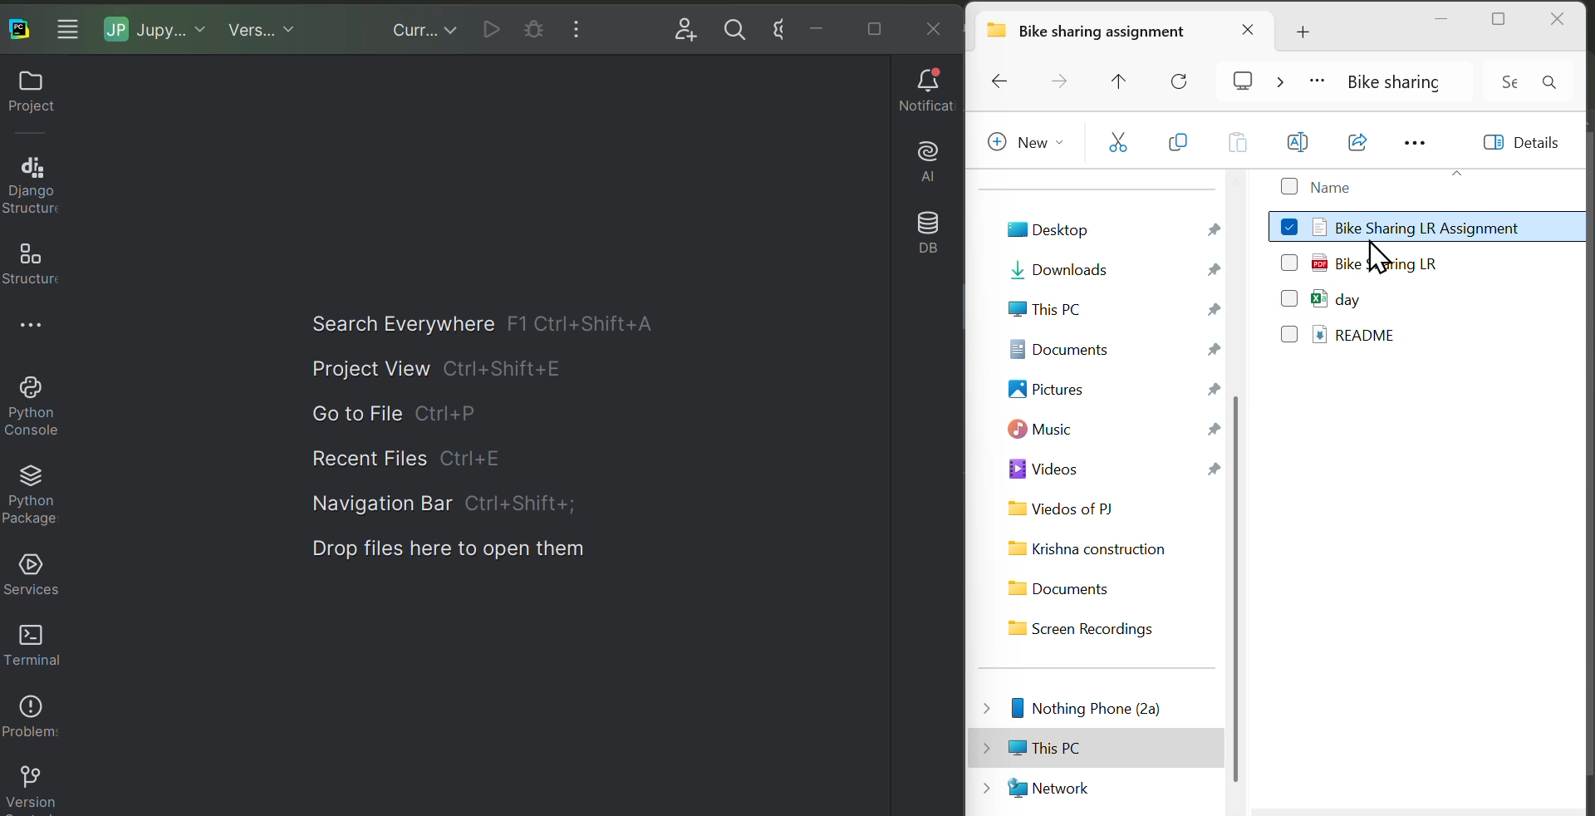 The height and width of the screenshot is (816, 1595). I want to click on Krishna construction, so click(1091, 551).